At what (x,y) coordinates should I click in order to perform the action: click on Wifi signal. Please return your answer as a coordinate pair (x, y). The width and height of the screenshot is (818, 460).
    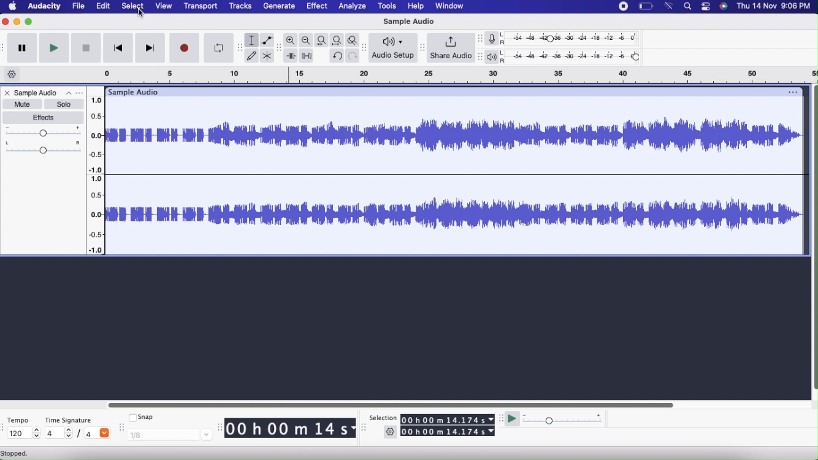
    Looking at the image, I should click on (670, 7).